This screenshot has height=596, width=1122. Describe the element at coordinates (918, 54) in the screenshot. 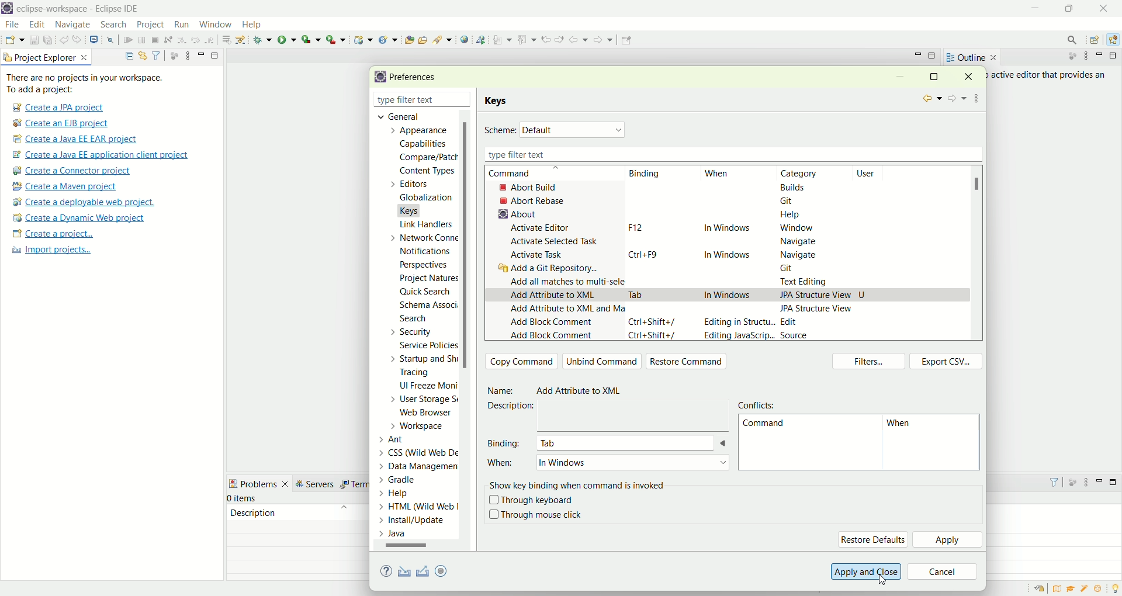

I see `minimize` at that location.